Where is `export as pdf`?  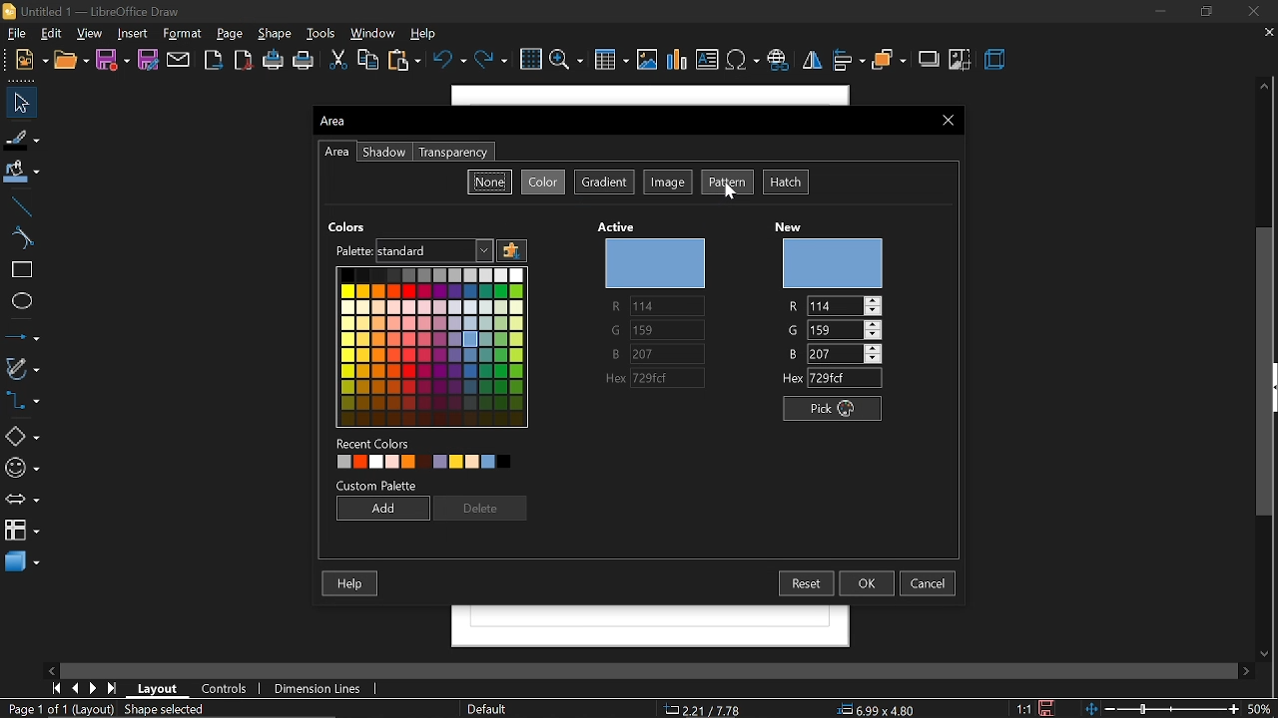 export as pdf is located at coordinates (243, 60).